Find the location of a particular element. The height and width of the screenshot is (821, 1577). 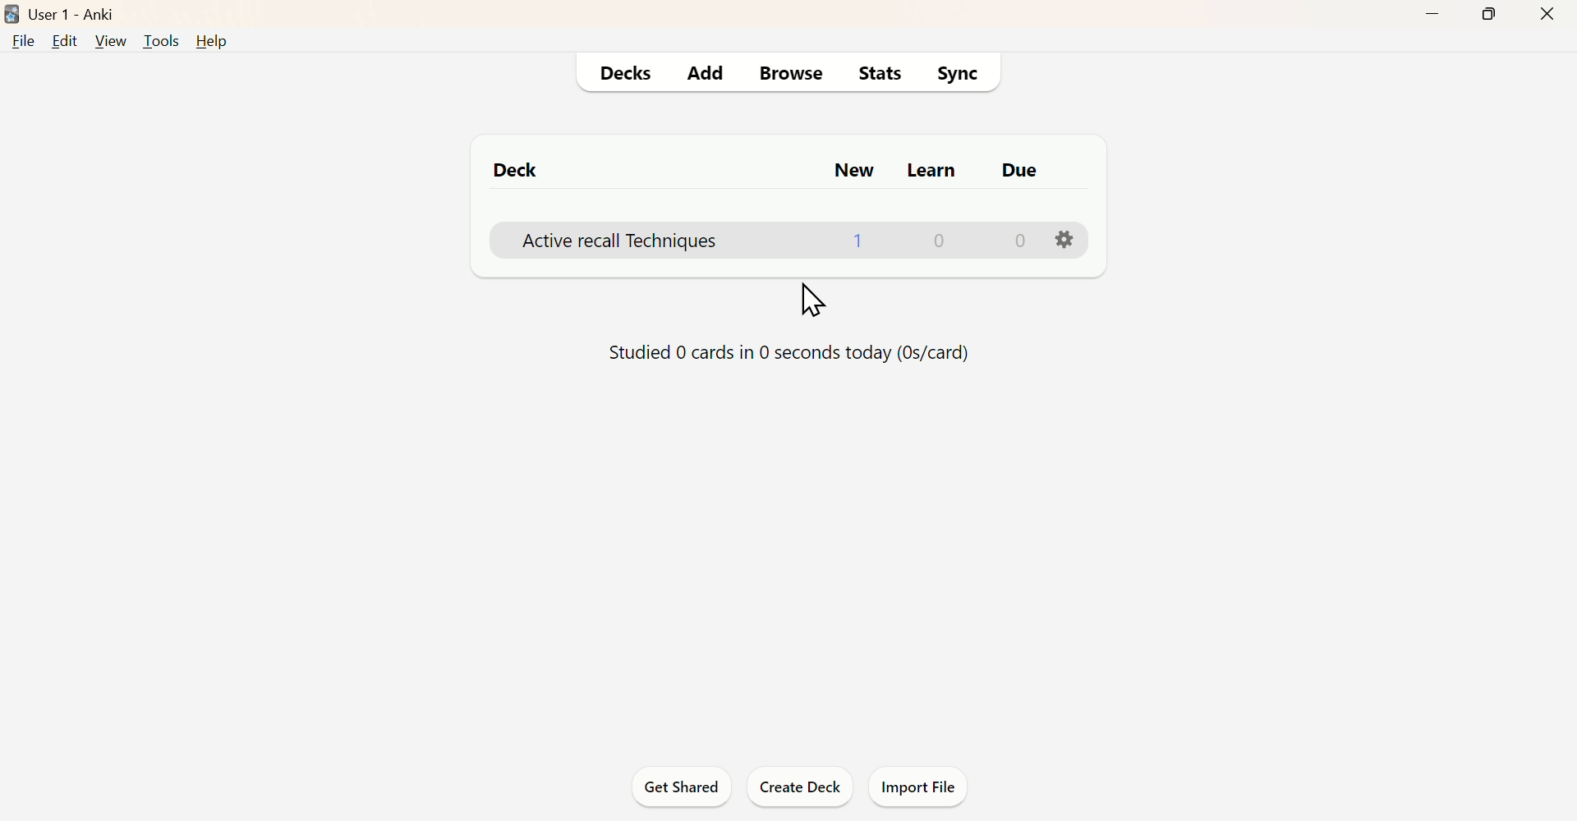

Help is located at coordinates (213, 43).